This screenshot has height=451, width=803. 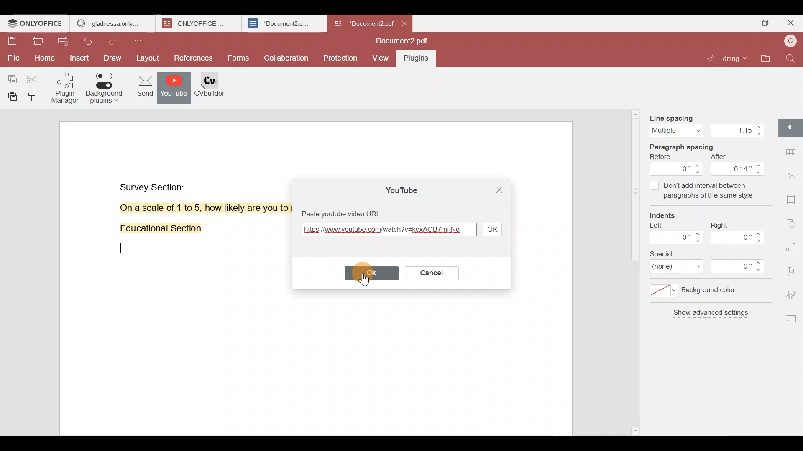 What do you see at coordinates (677, 165) in the screenshot?
I see `Before` at bounding box center [677, 165].